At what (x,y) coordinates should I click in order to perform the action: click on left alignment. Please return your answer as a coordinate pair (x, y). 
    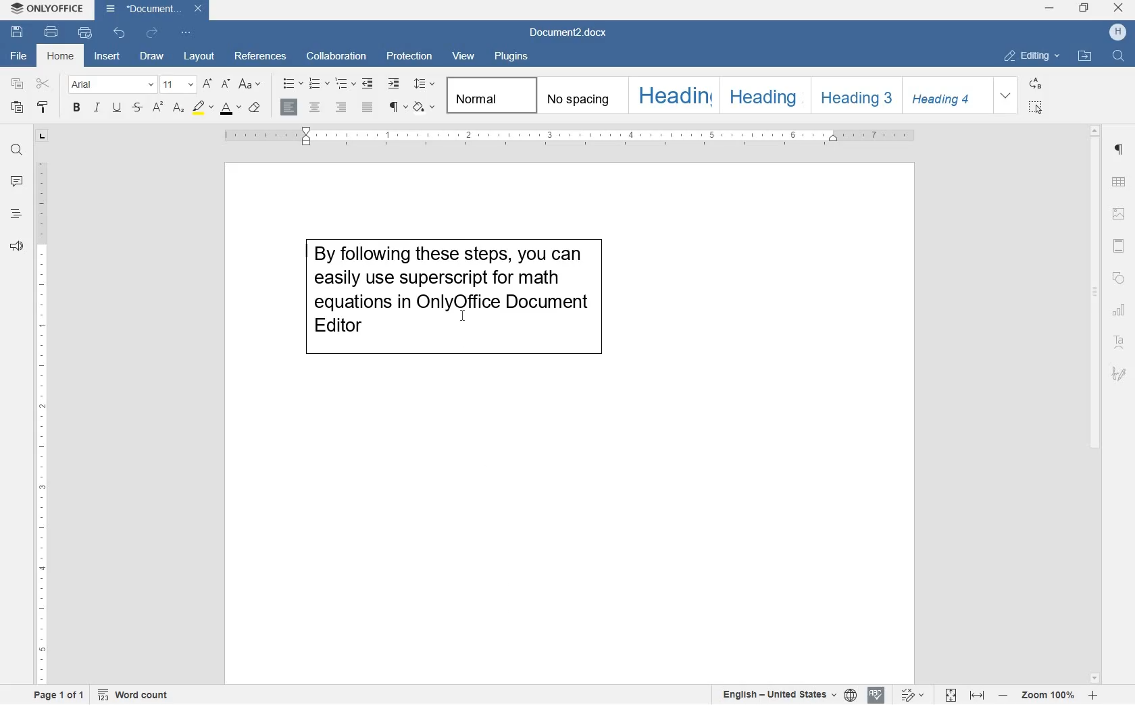
    Looking at the image, I should click on (287, 108).